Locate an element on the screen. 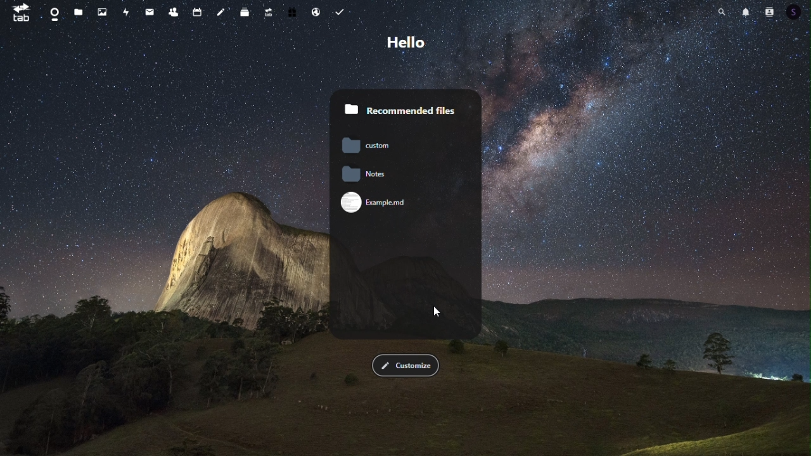 Image resolution: width=811 pixels, height=456 pixels. notes is located at coordinates (223, 12).